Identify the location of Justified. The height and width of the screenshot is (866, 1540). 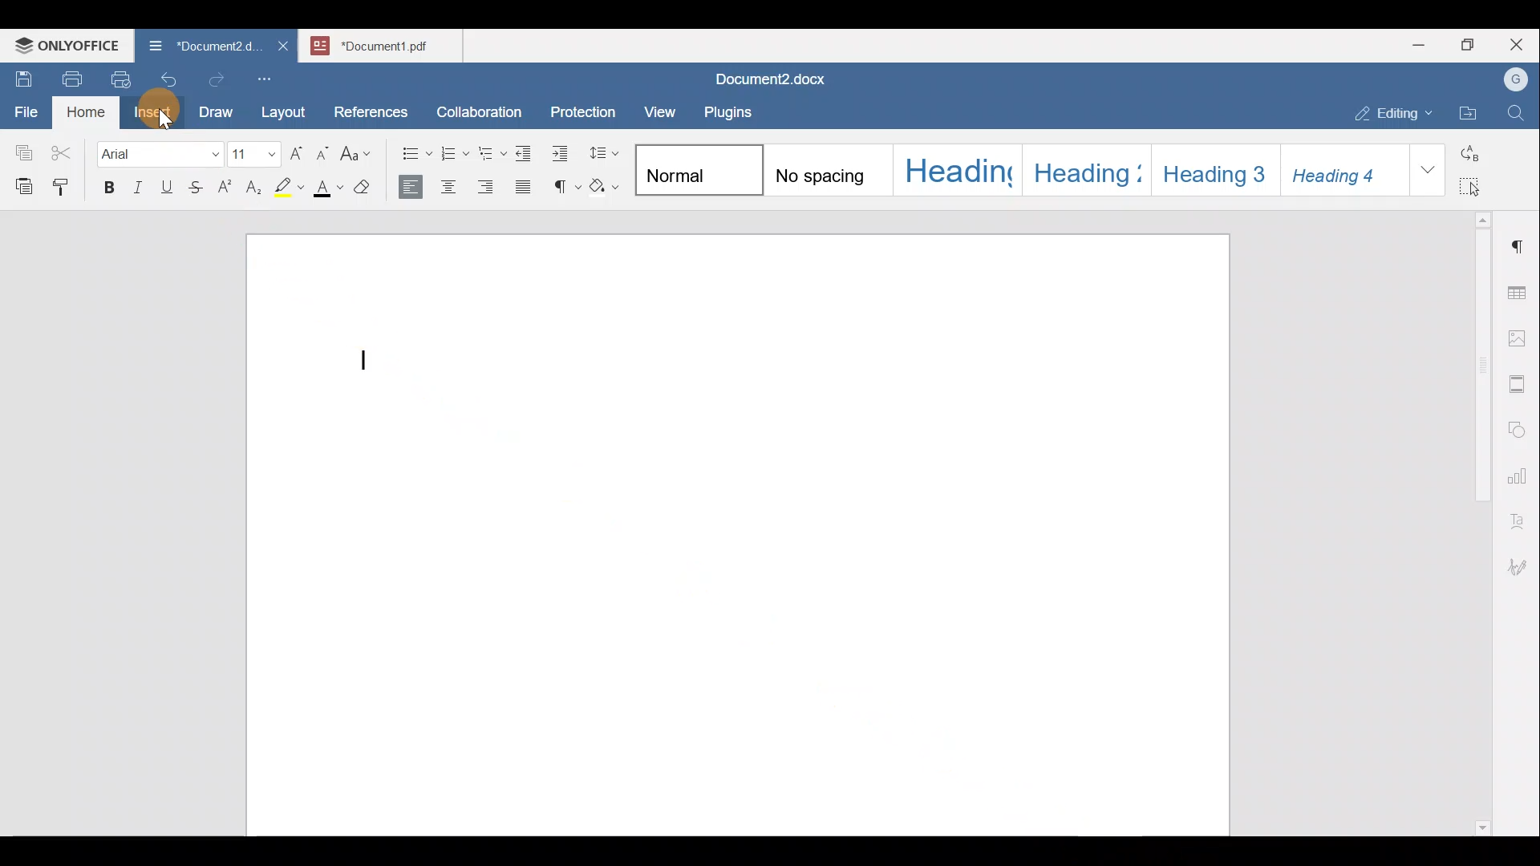
(526, 184).